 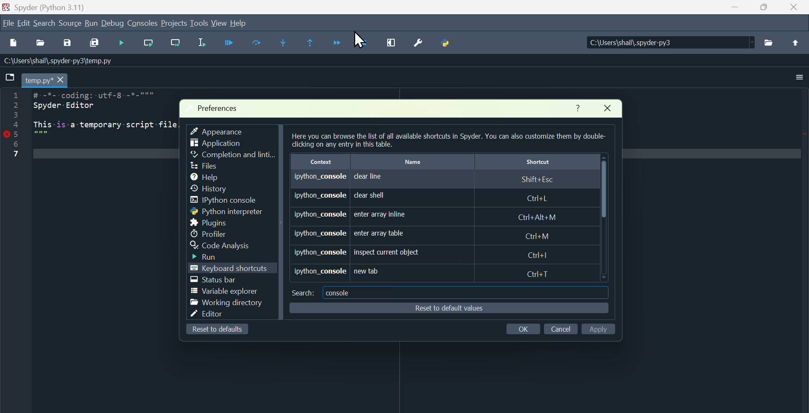 I want to click on Save all, so click(x=93, y=44).